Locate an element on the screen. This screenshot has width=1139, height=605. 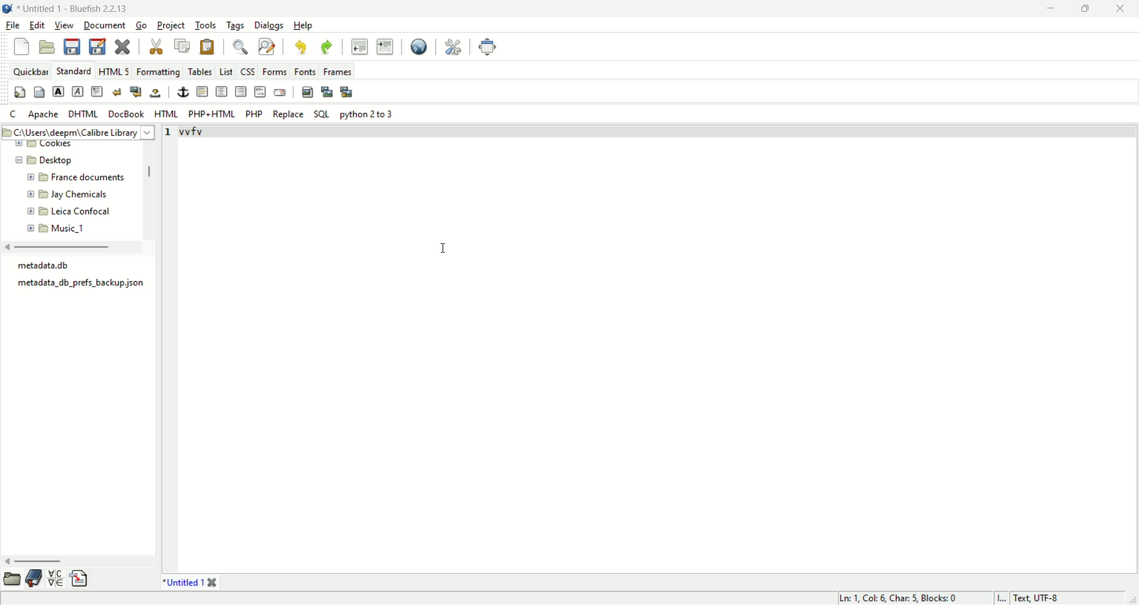
title is located at coordinates (77, 8).